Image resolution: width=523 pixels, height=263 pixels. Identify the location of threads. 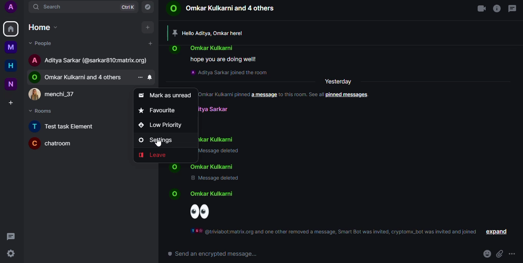
(12, 237).